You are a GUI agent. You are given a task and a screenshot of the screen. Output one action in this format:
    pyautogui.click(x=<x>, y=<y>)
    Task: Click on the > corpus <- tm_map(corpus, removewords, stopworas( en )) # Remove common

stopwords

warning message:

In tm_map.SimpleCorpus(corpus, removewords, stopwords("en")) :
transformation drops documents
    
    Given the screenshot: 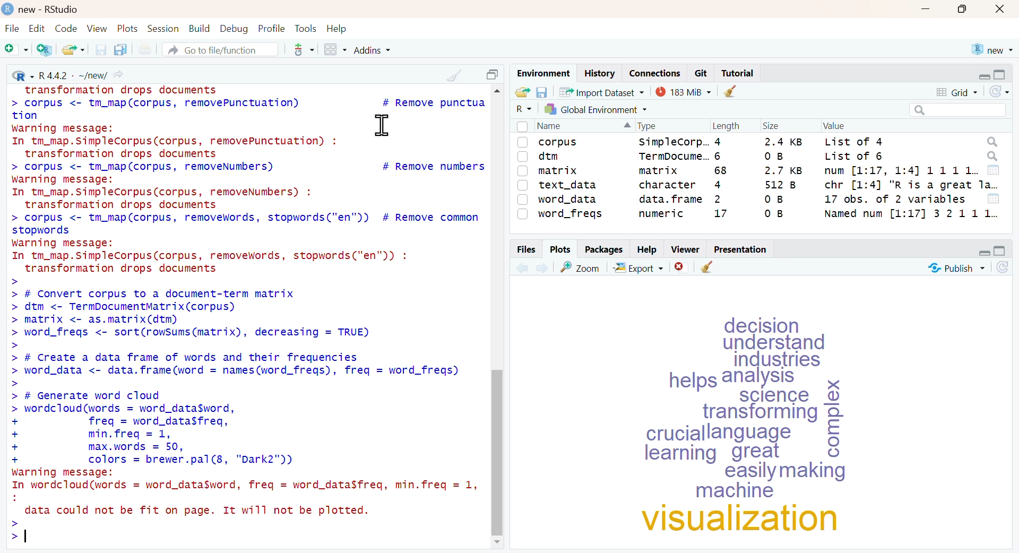 What is the action you would take?
    pyautogui.click(x=246, y=243)
    